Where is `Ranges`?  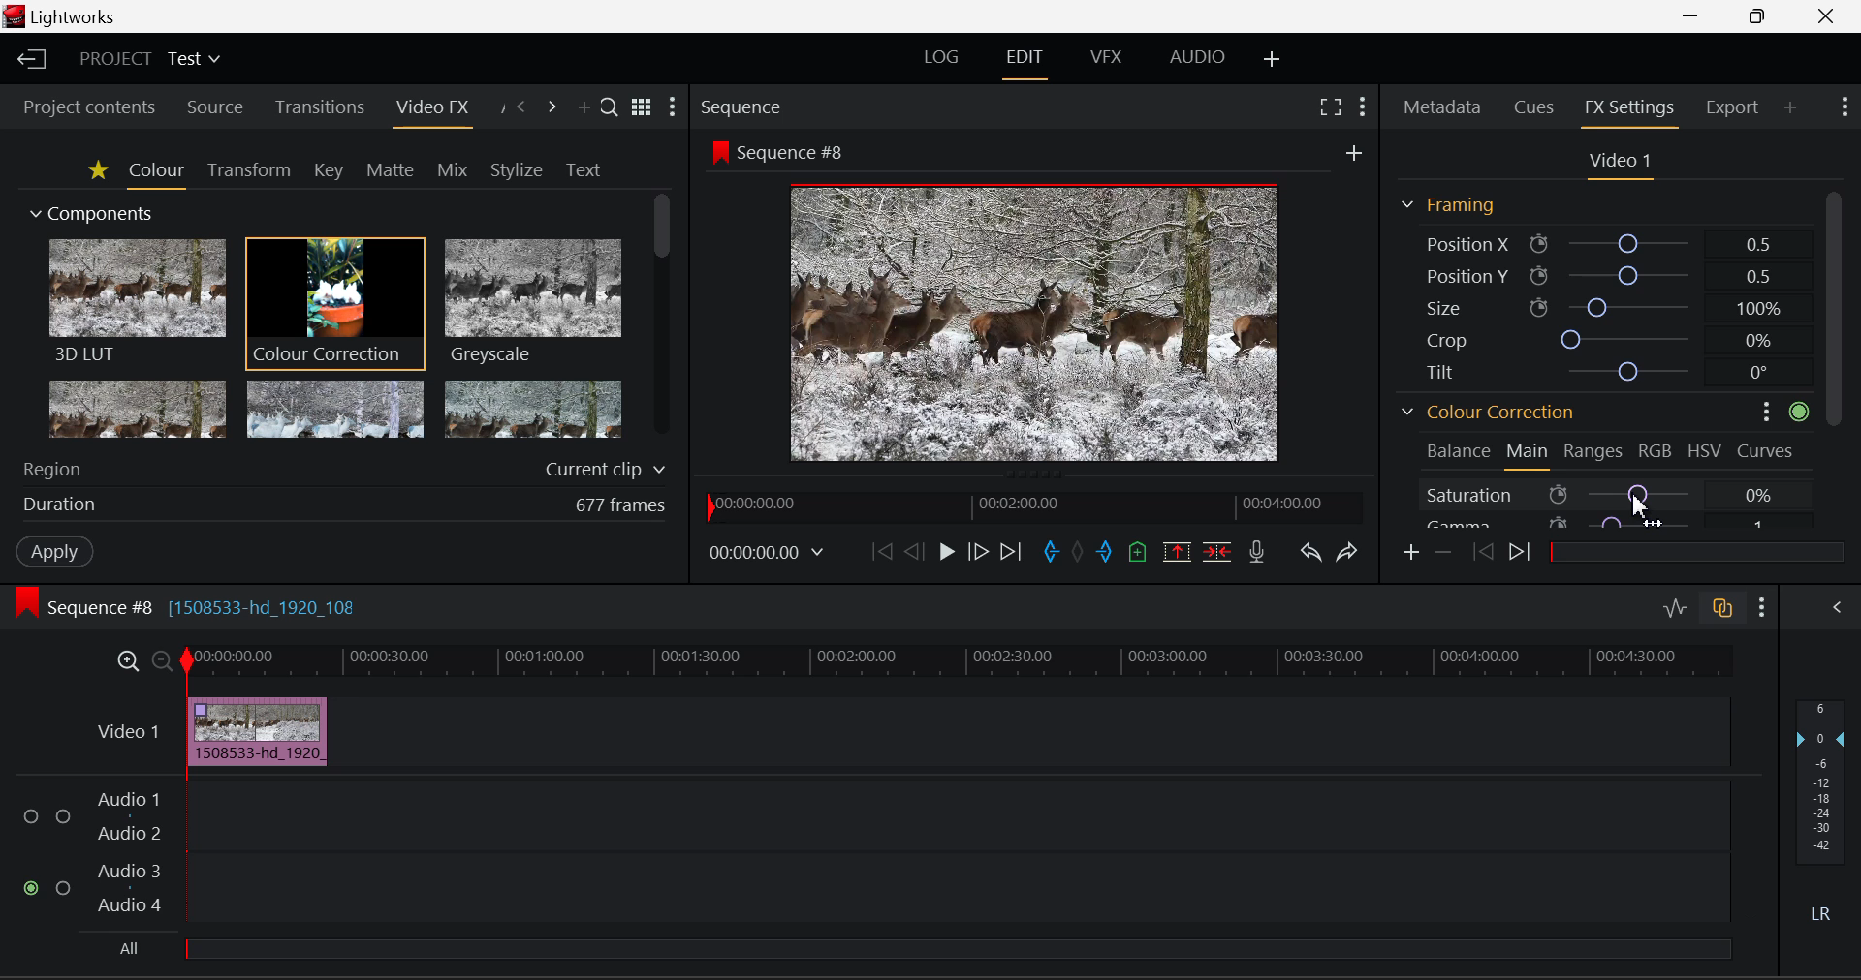 Ranges is located at coordinates (1594, 453).